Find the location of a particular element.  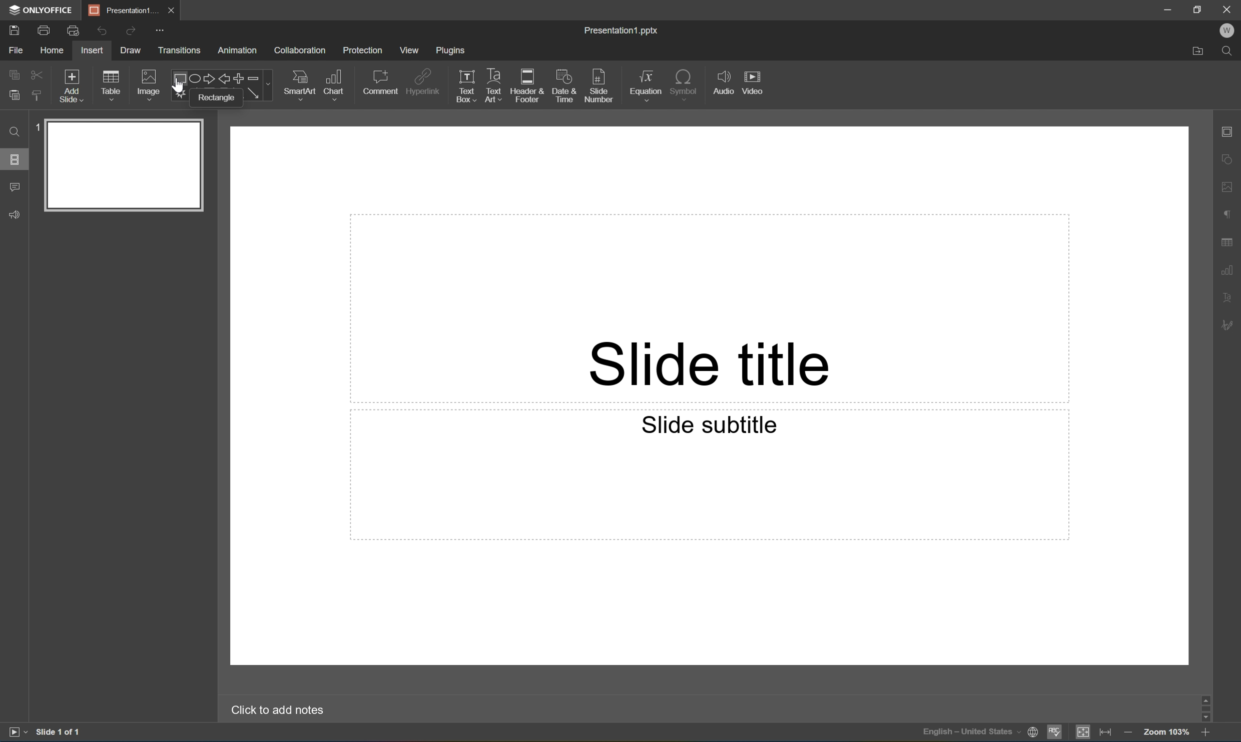

Text Art settings  is located at coordinates (1230, 295).